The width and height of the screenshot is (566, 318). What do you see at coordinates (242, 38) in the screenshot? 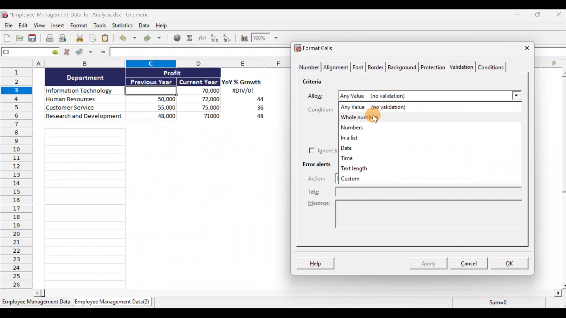
I see `Insert a chart` at bounding box center [242, 38].